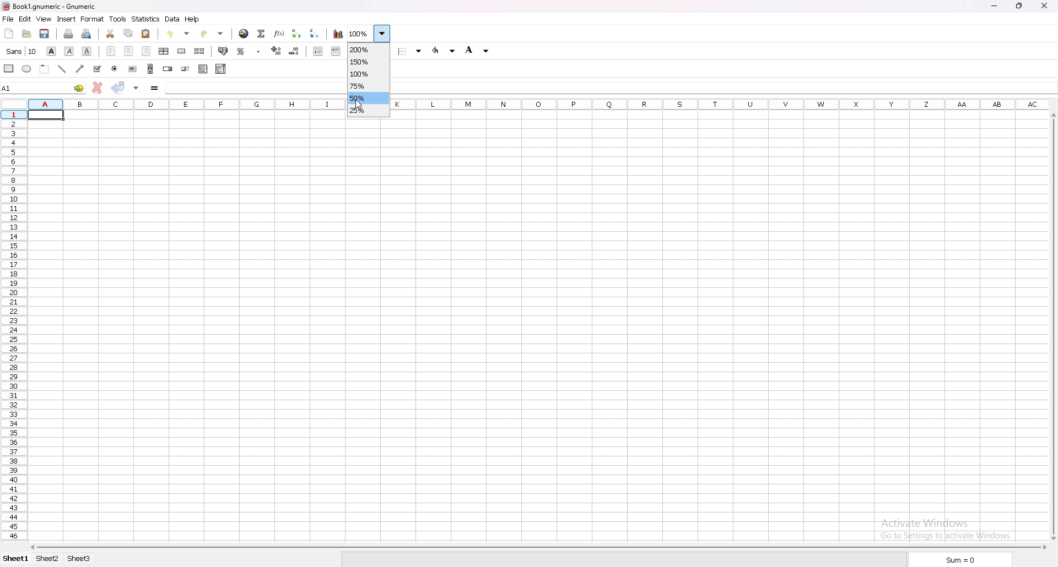 This screenshot has width=1058, height=567. What do you see at coordinates (146, 51) in the screenshot?
I see `right align` at bounding box center [146, 51].